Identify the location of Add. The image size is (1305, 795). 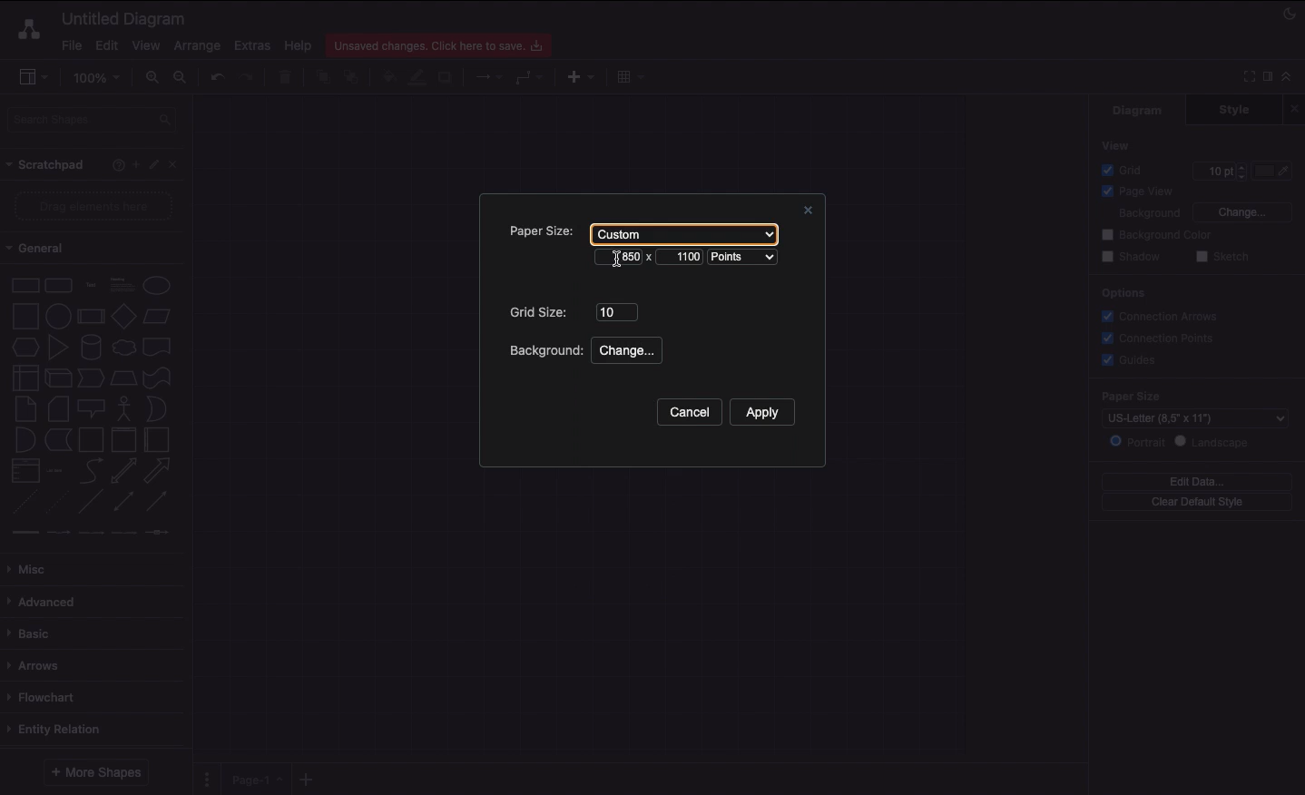
(135, 163).